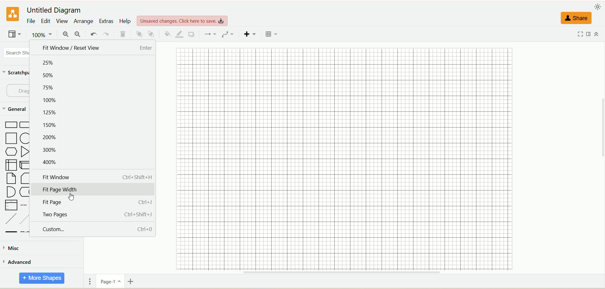  I want to click on enter, so click(147, 48).